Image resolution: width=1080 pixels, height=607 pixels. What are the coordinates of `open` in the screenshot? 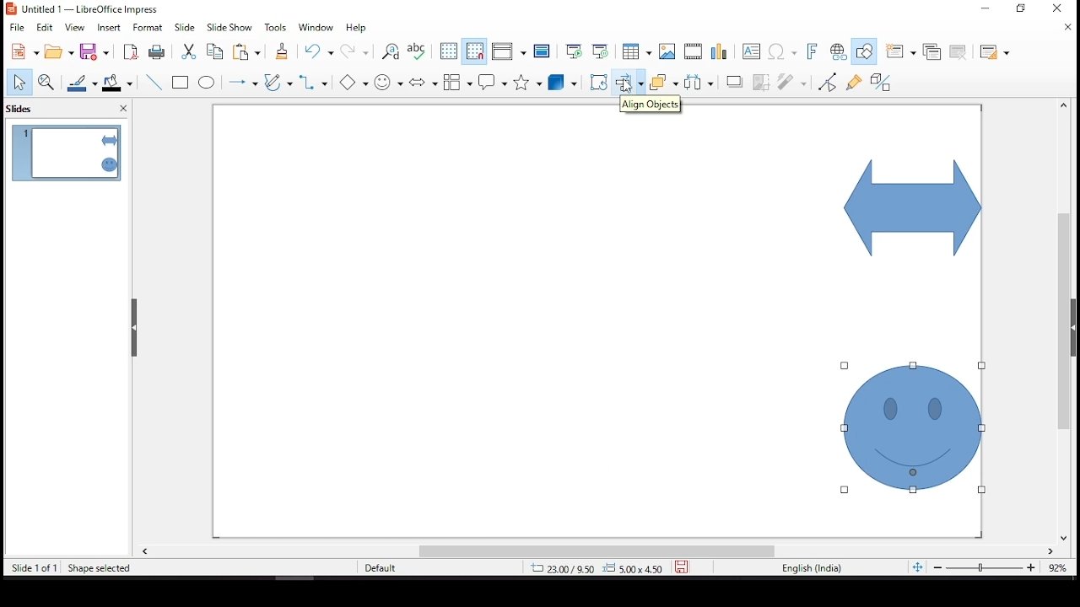 It's located at (60, 52).